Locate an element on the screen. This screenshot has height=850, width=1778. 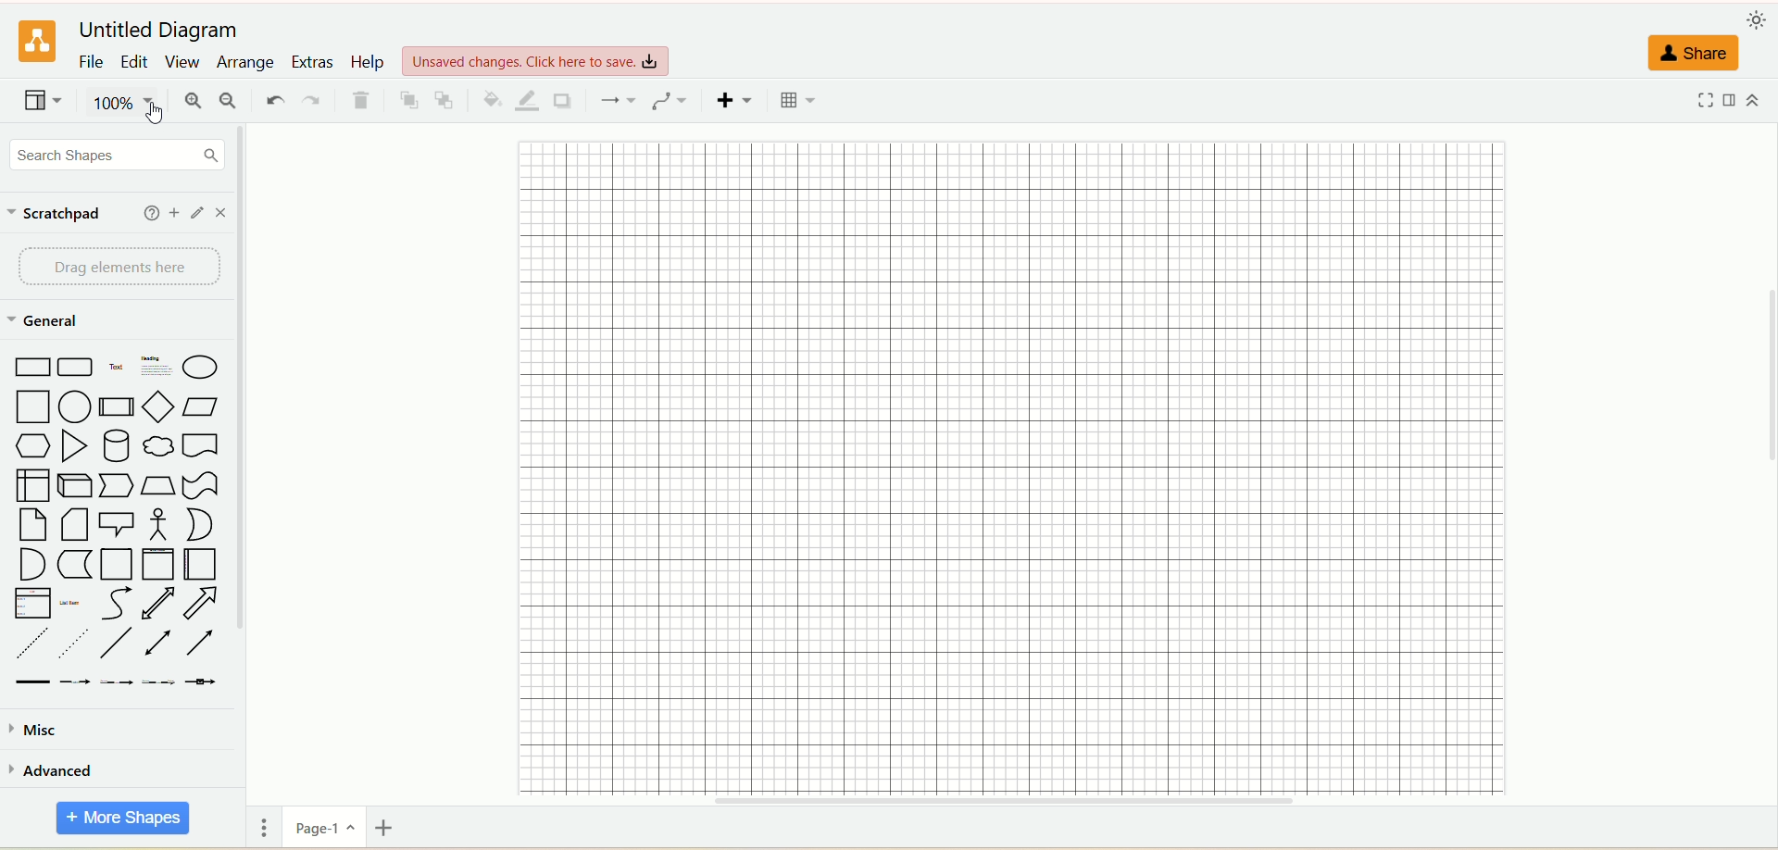
undo is located at coordinates (275, 98).